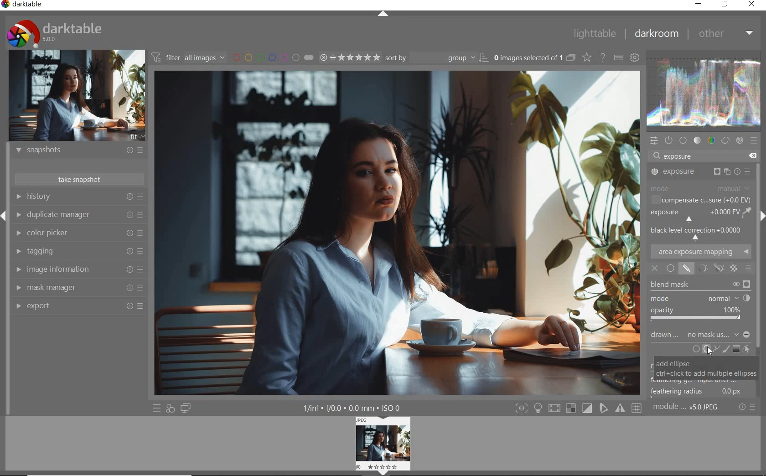 The width and height of the screenshot is (766, 476). Describe the element at coordinates (712, 140) in the screenshot. I see `color` at that location.